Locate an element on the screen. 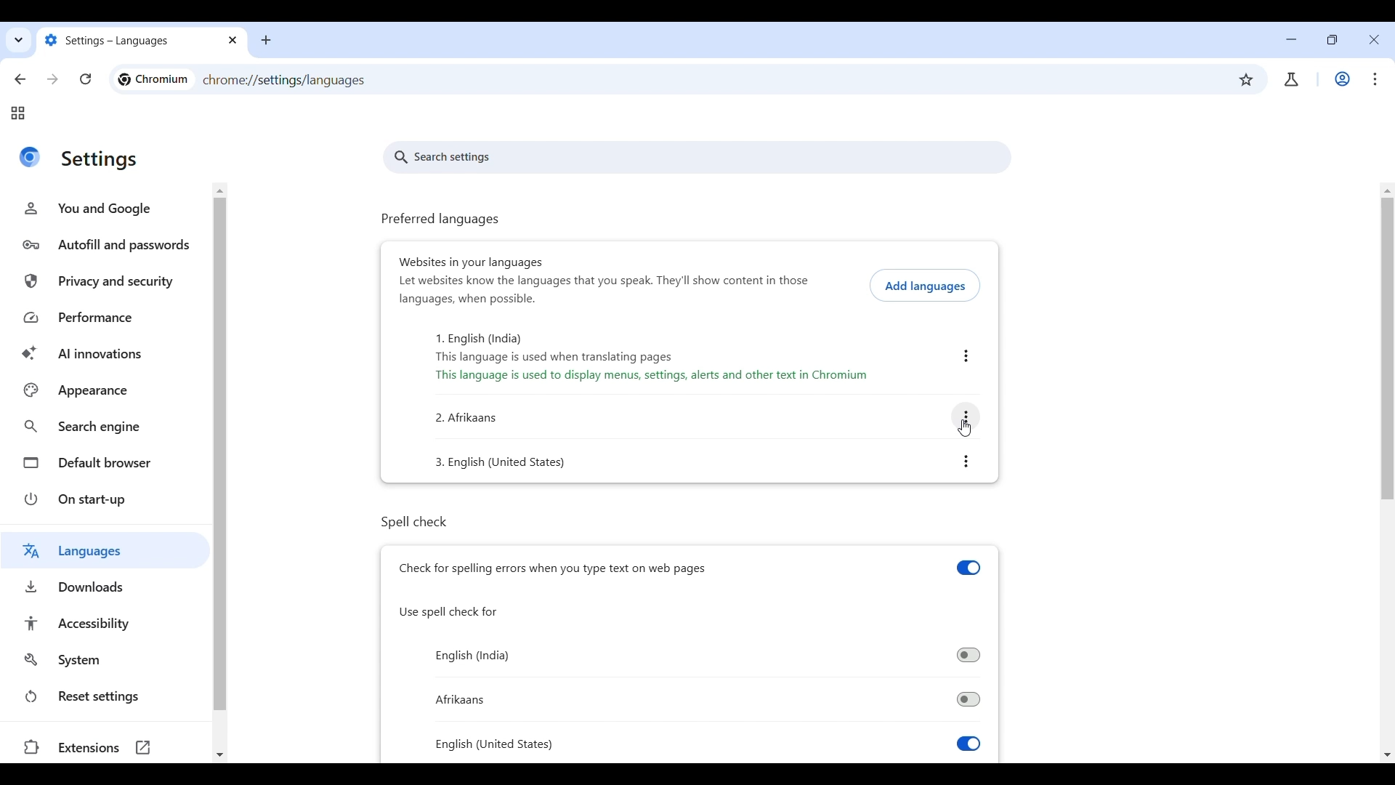  Vertical slide bar is located at coordinates (222, 456).